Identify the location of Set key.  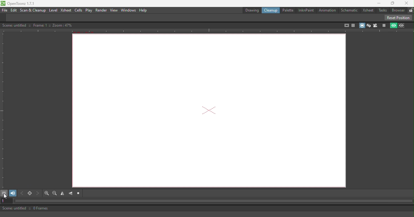
(30, 194).